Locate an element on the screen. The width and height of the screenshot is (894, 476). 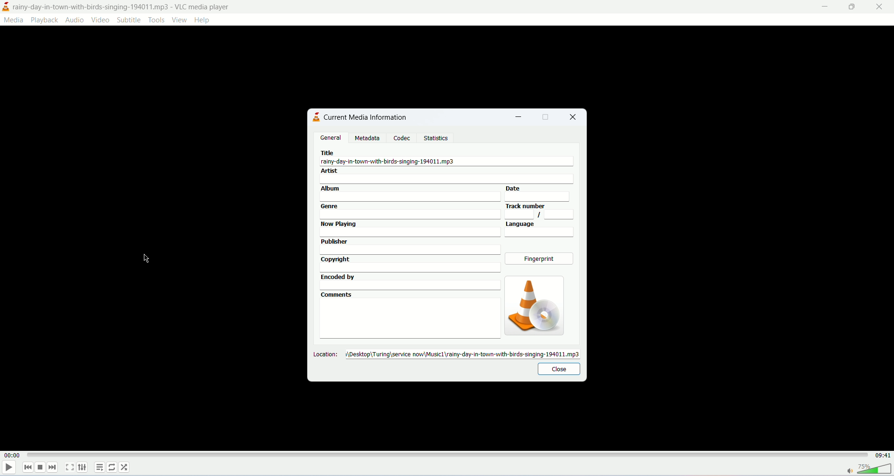
close is located at coordinates (575, 117).